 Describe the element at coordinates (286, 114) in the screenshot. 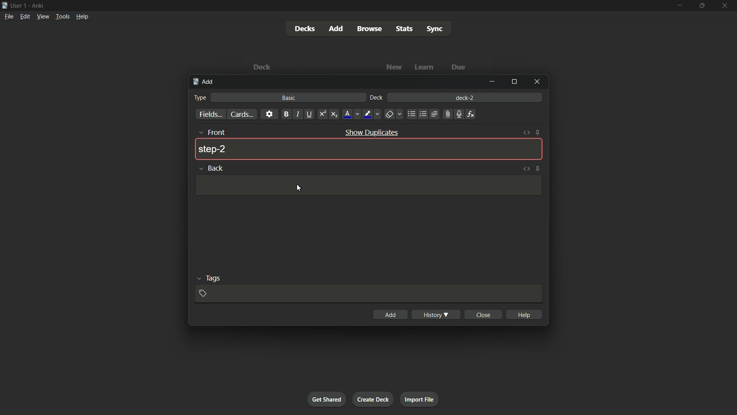

I see `bold` at that location.